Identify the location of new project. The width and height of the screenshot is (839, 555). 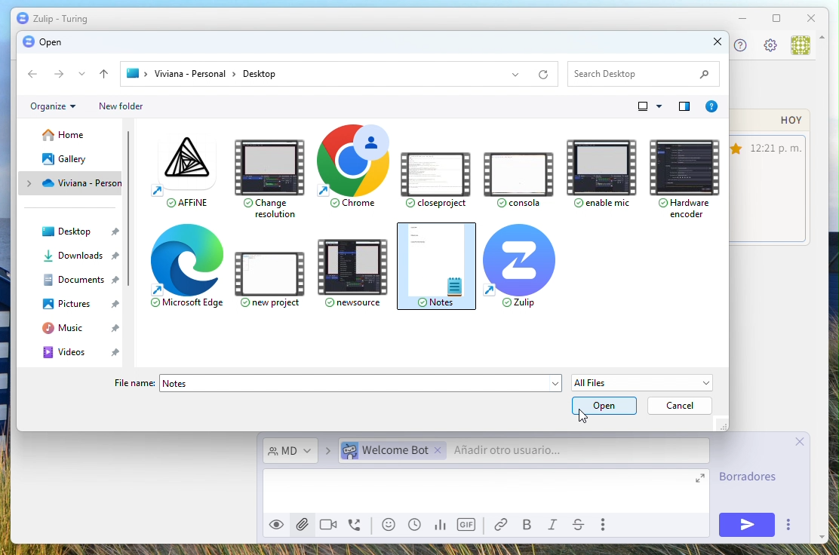
(274, 274).